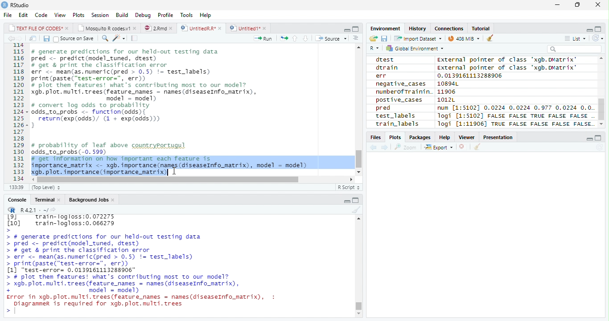 The height and width of the screenshot is (321, 609). I want to click on Lol train-logloss:0.072275
[10]  train-logloss:0.066279, so click(62, 223).